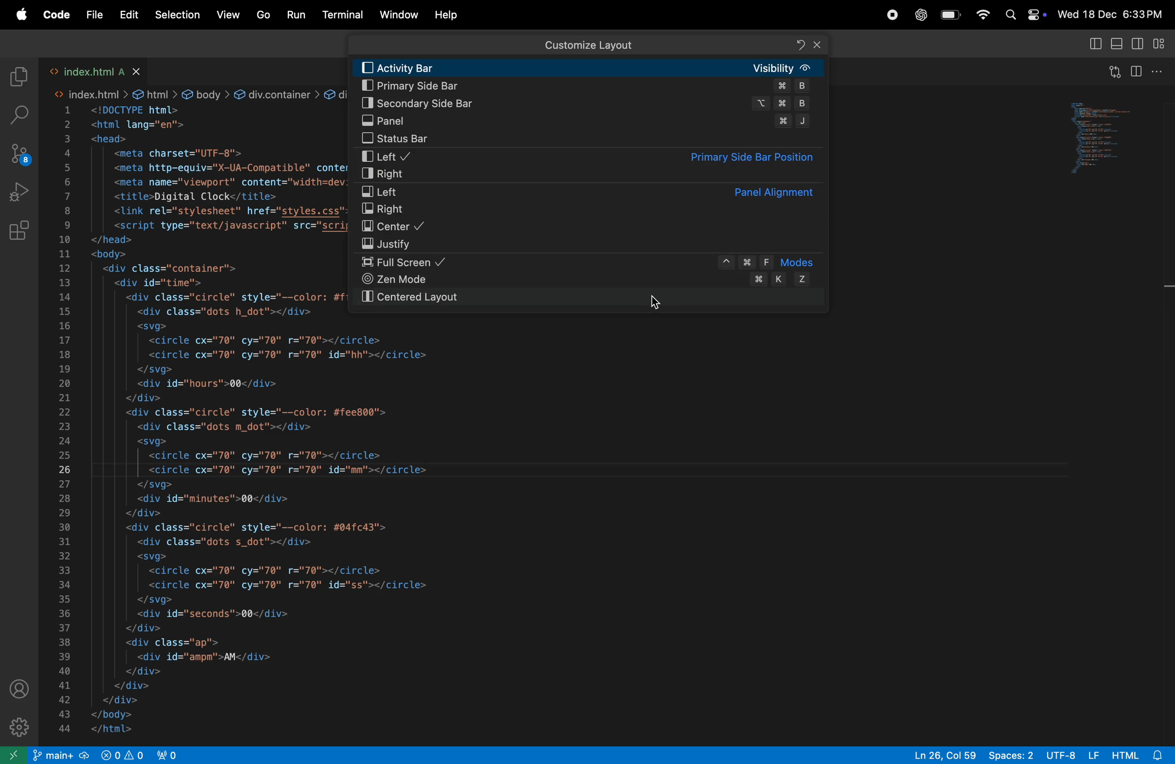 This screenshot has width=1175, height=764. Describe the element at coordinates (1009, 756) in the screenshot. I see `spaces: 2` at that location.